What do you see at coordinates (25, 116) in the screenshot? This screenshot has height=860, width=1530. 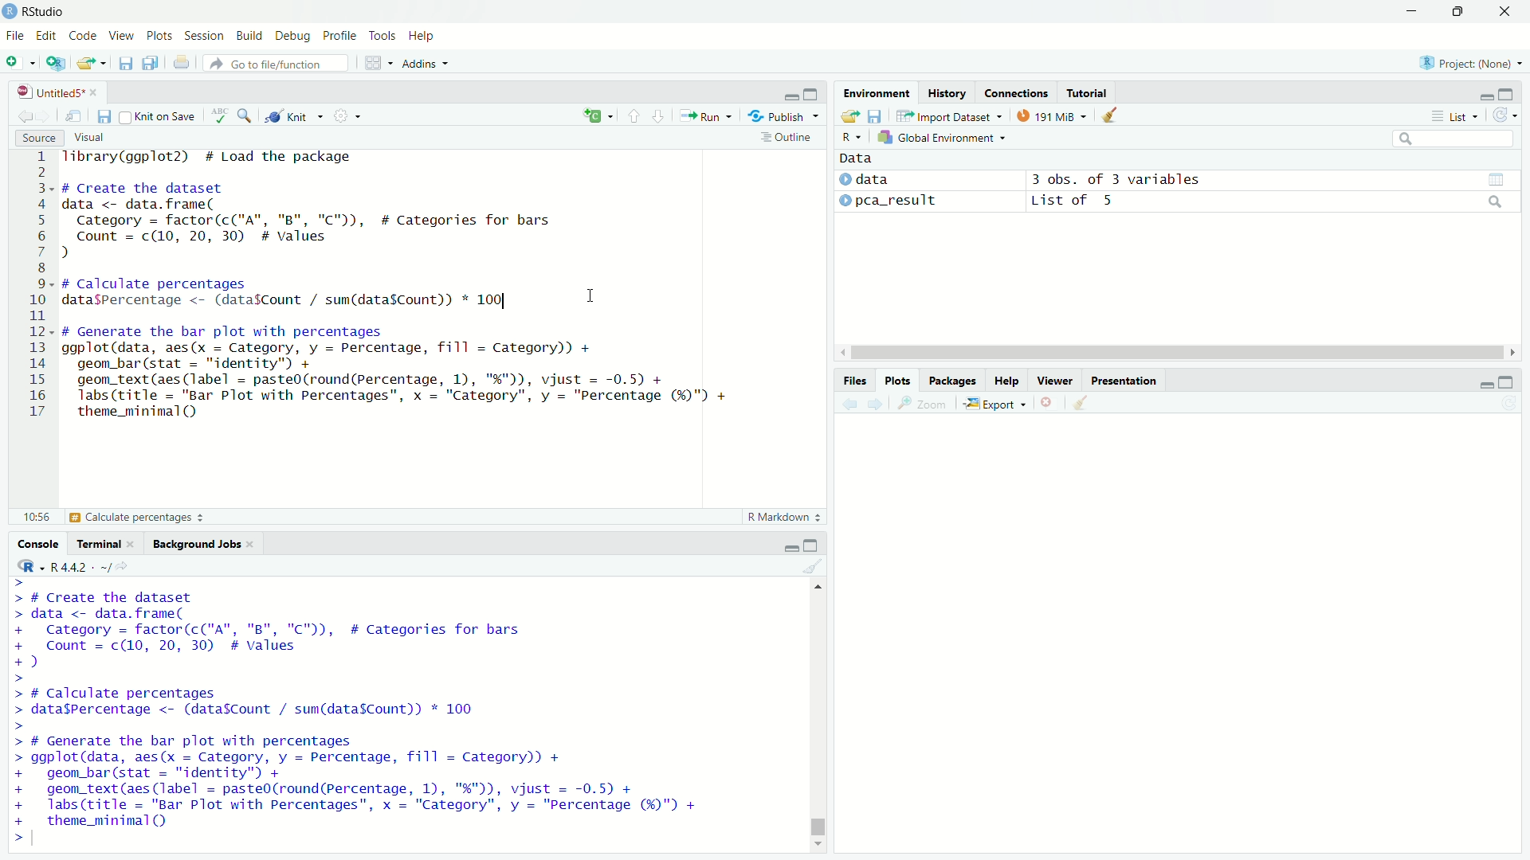 I see `go back` at bounding box center [25, 116].